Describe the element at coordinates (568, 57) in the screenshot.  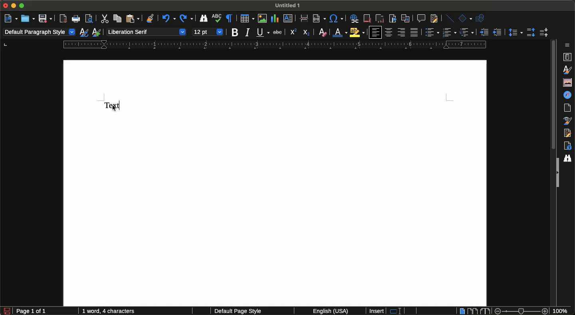
I see `Properties` at that location.